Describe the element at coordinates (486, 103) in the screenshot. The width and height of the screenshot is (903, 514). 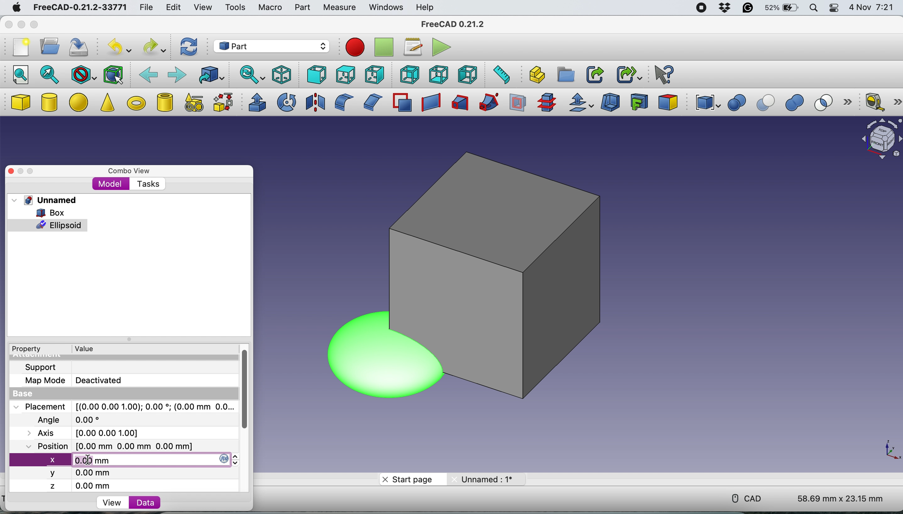
I see `sweep` at that location.